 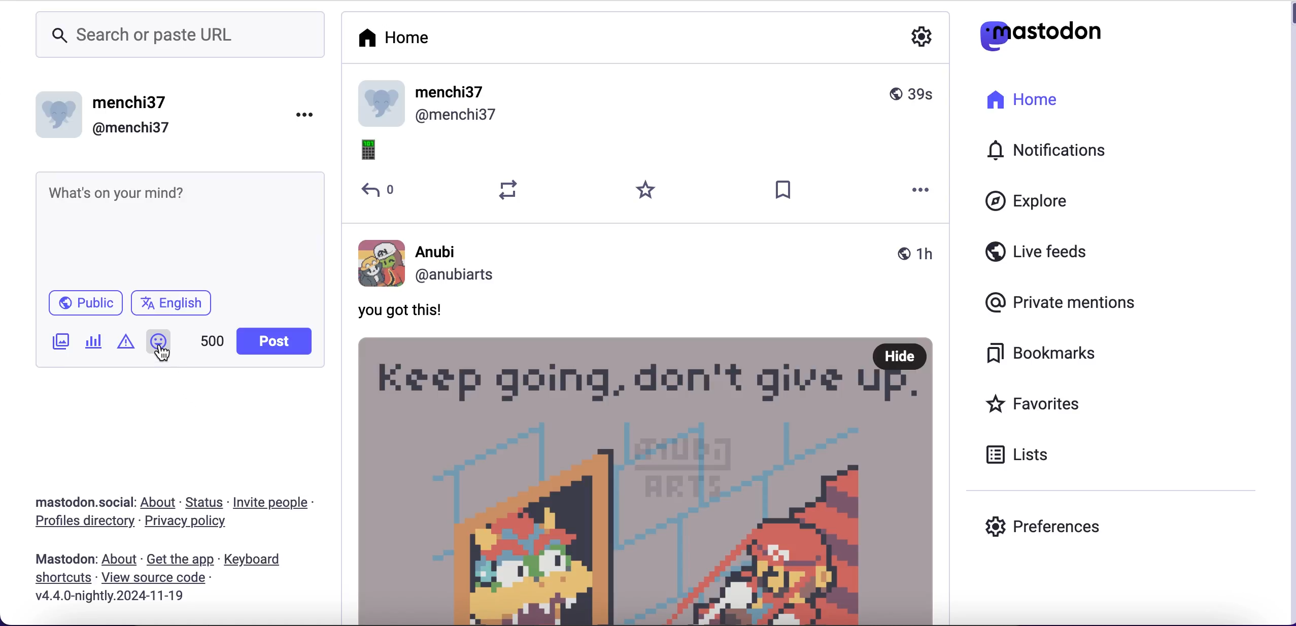 What do you see at coordinates (109, 599) in the screenshot?
I see `v4.4.0-nightly.2024-11-19` at bounding box center [109, 599].